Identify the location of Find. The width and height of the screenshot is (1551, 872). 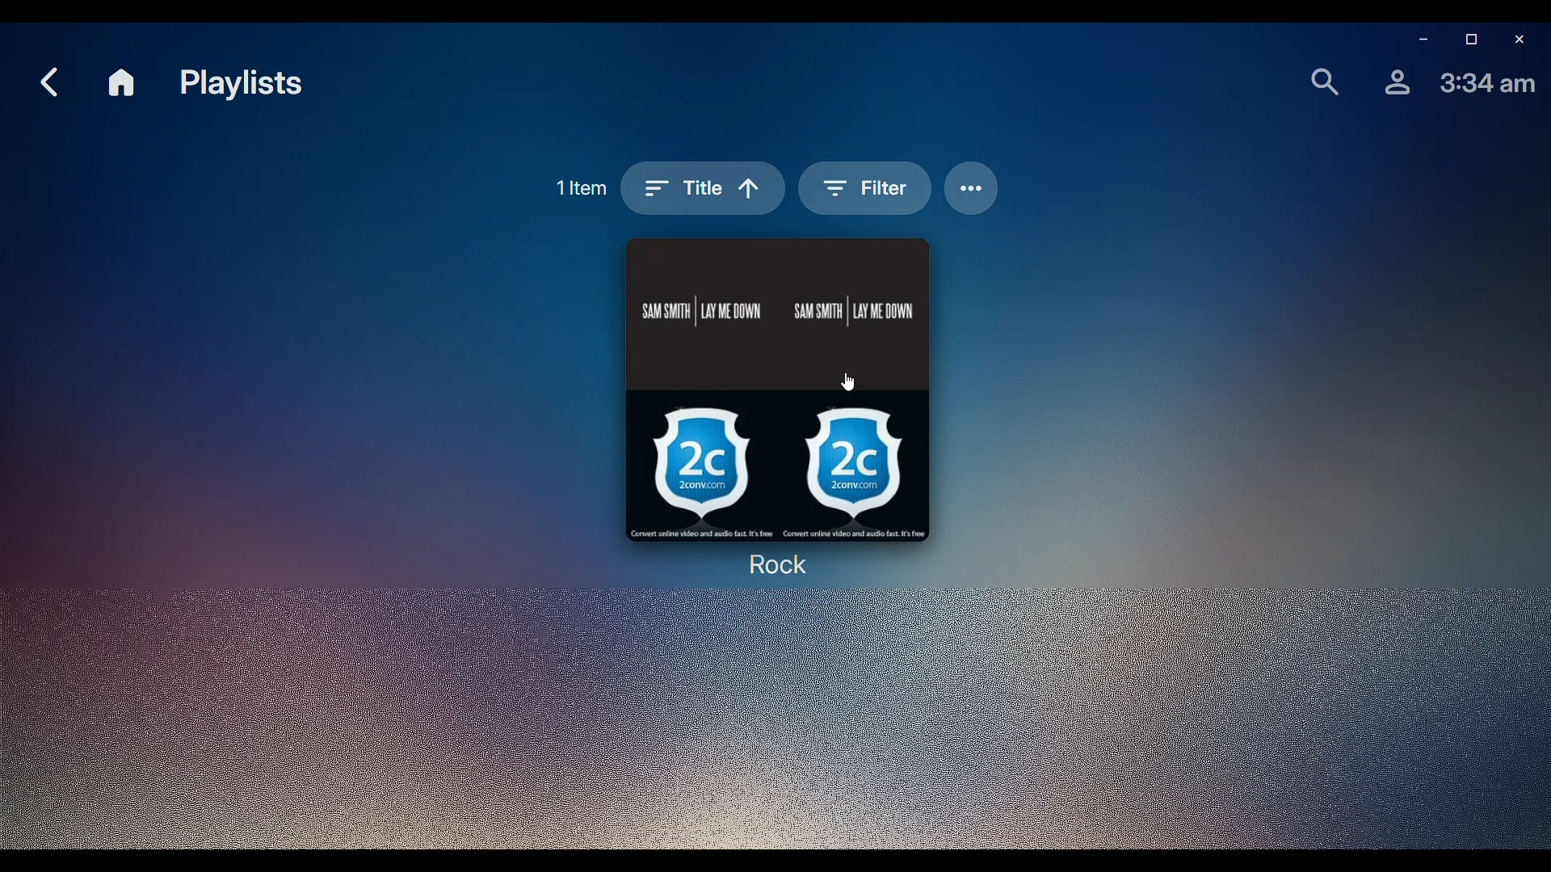
(1320, 78).